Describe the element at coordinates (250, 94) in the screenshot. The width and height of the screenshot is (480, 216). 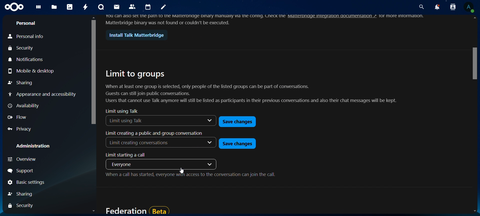
I see `When at least one group is selected, only people of the listed groups can be part of conversations.
Guests can still join public conversations.
Users that cannot use Talk anymore will still be listed as participants in their previous conversations and also their chat messages will be kept.` at that location.